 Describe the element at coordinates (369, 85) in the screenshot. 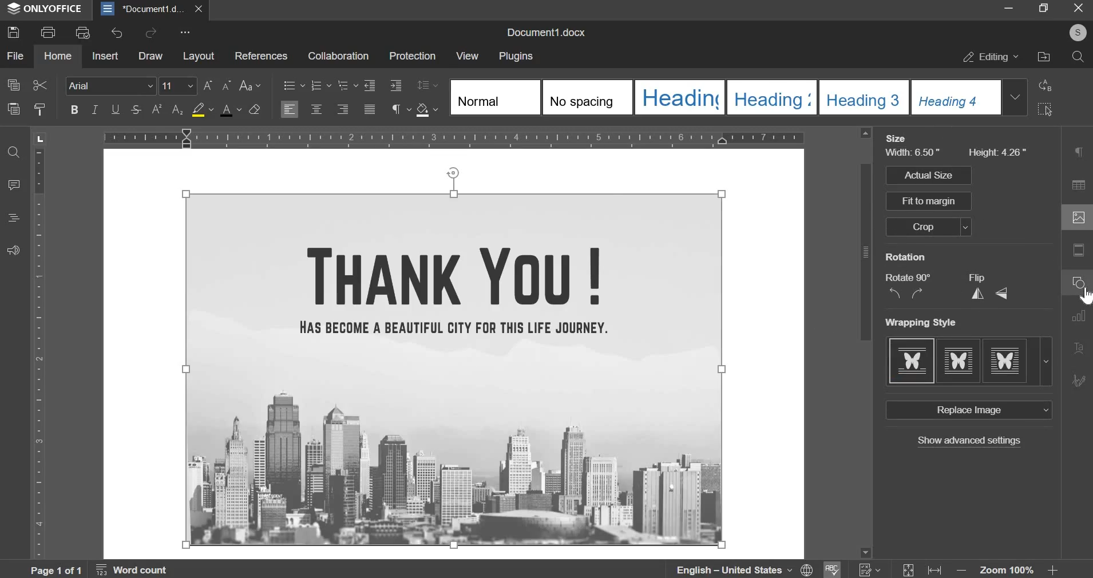

I see `decrease indent` at that location.